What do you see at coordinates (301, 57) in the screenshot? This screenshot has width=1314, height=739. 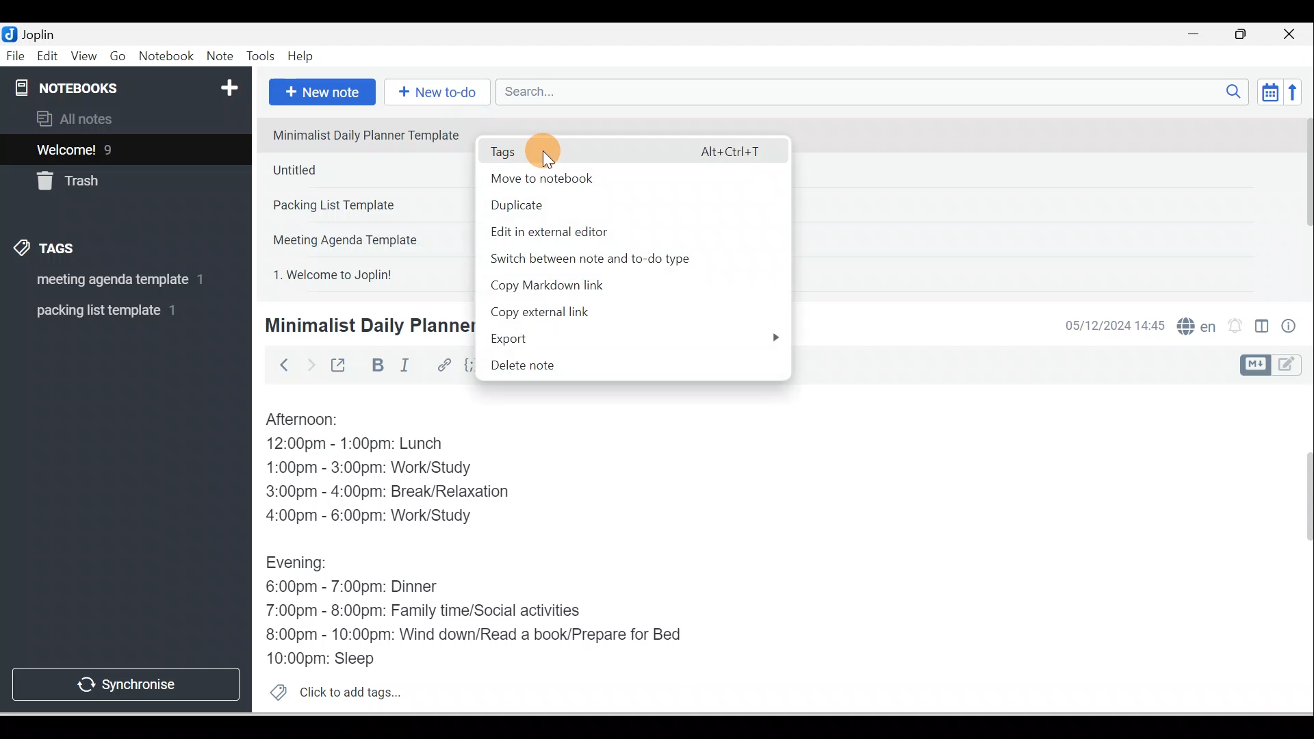 I see `Help` at bounding box center [301, 57].